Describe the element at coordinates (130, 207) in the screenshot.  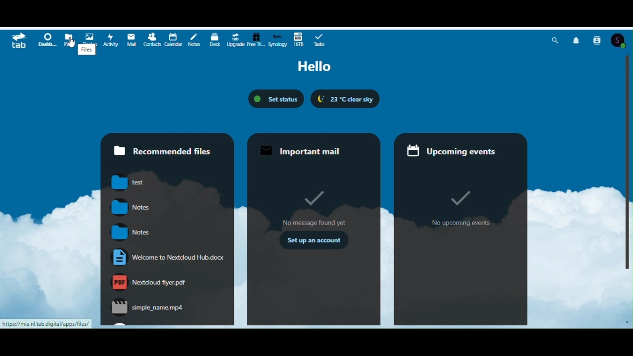
I see `notes` at that location.